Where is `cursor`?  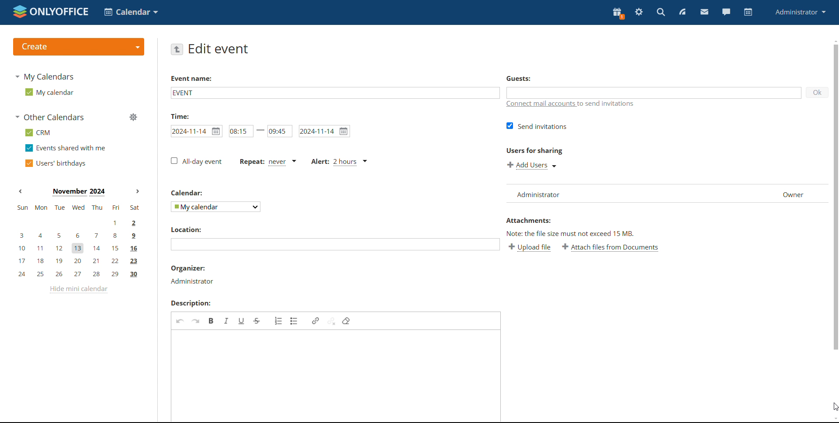 cursor is located at coordinates (834, 407).